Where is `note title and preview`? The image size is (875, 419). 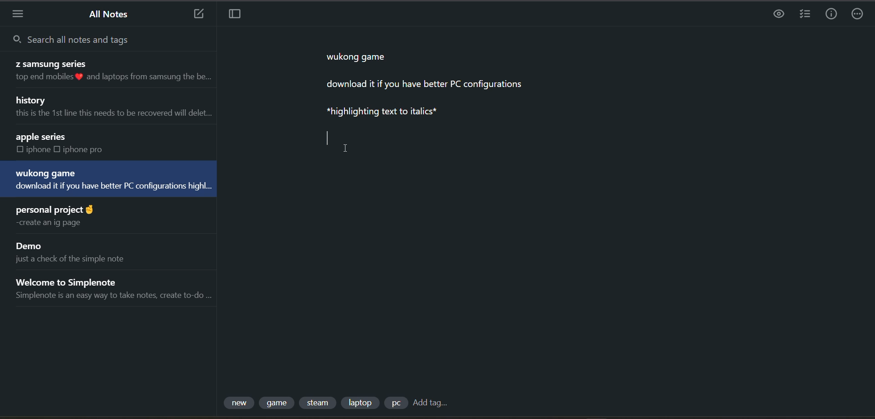 note title and preview is located at coordinates (78, 252).